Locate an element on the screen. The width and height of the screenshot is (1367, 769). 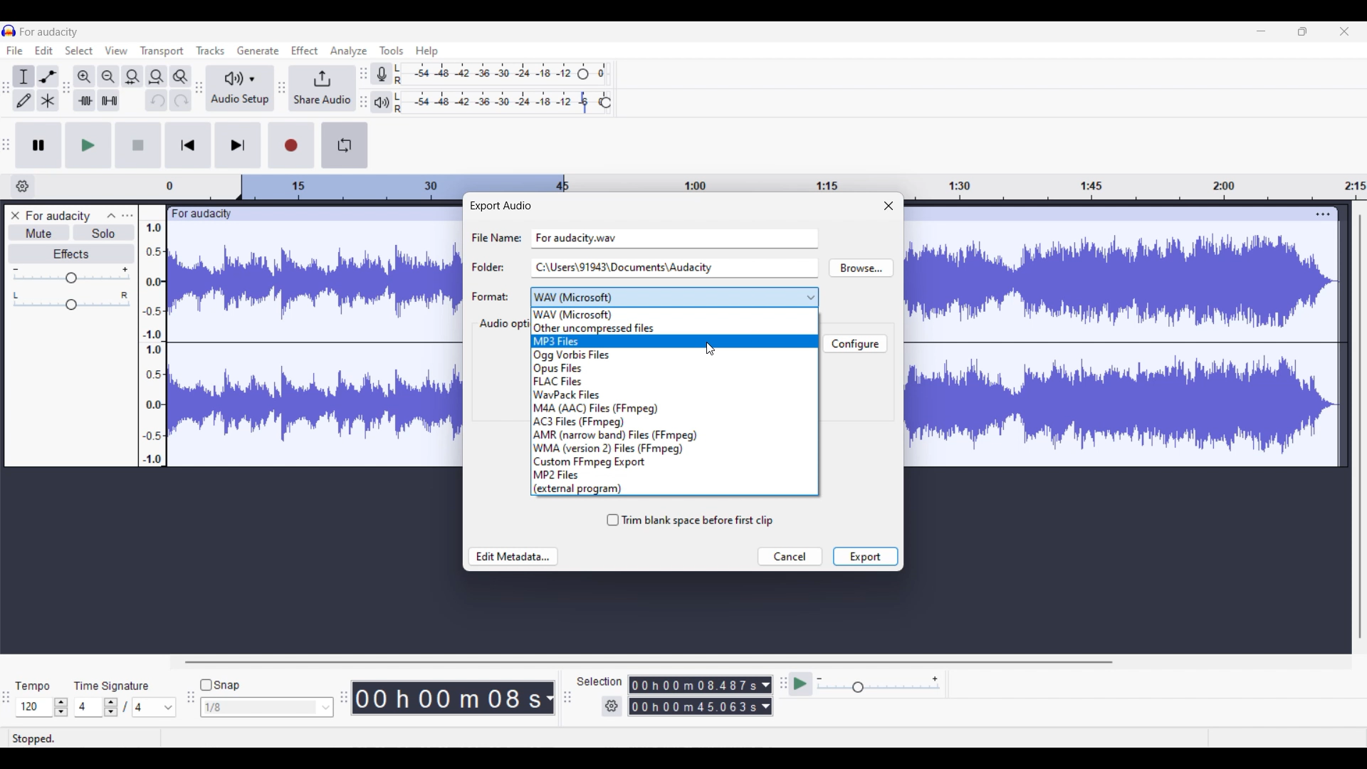
Recording level is located at coordinates (484, 74).